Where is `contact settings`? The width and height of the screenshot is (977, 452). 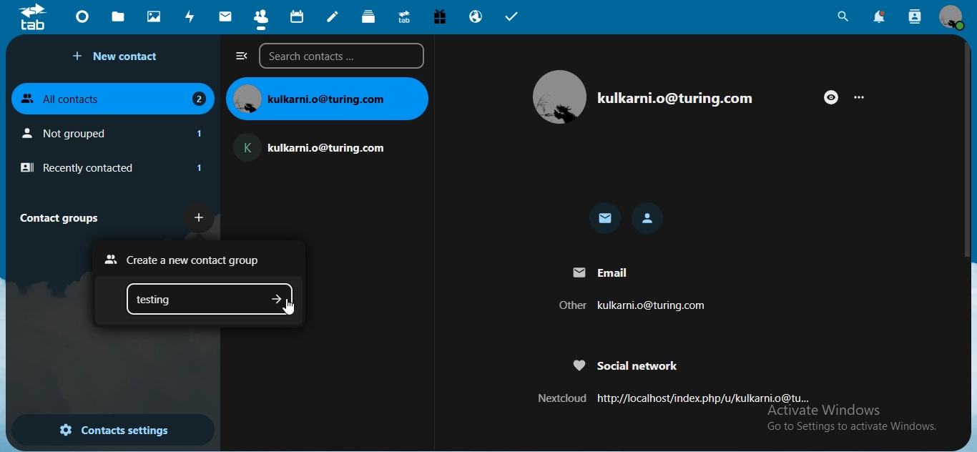
contact settings is located at coordinates (114, 431).